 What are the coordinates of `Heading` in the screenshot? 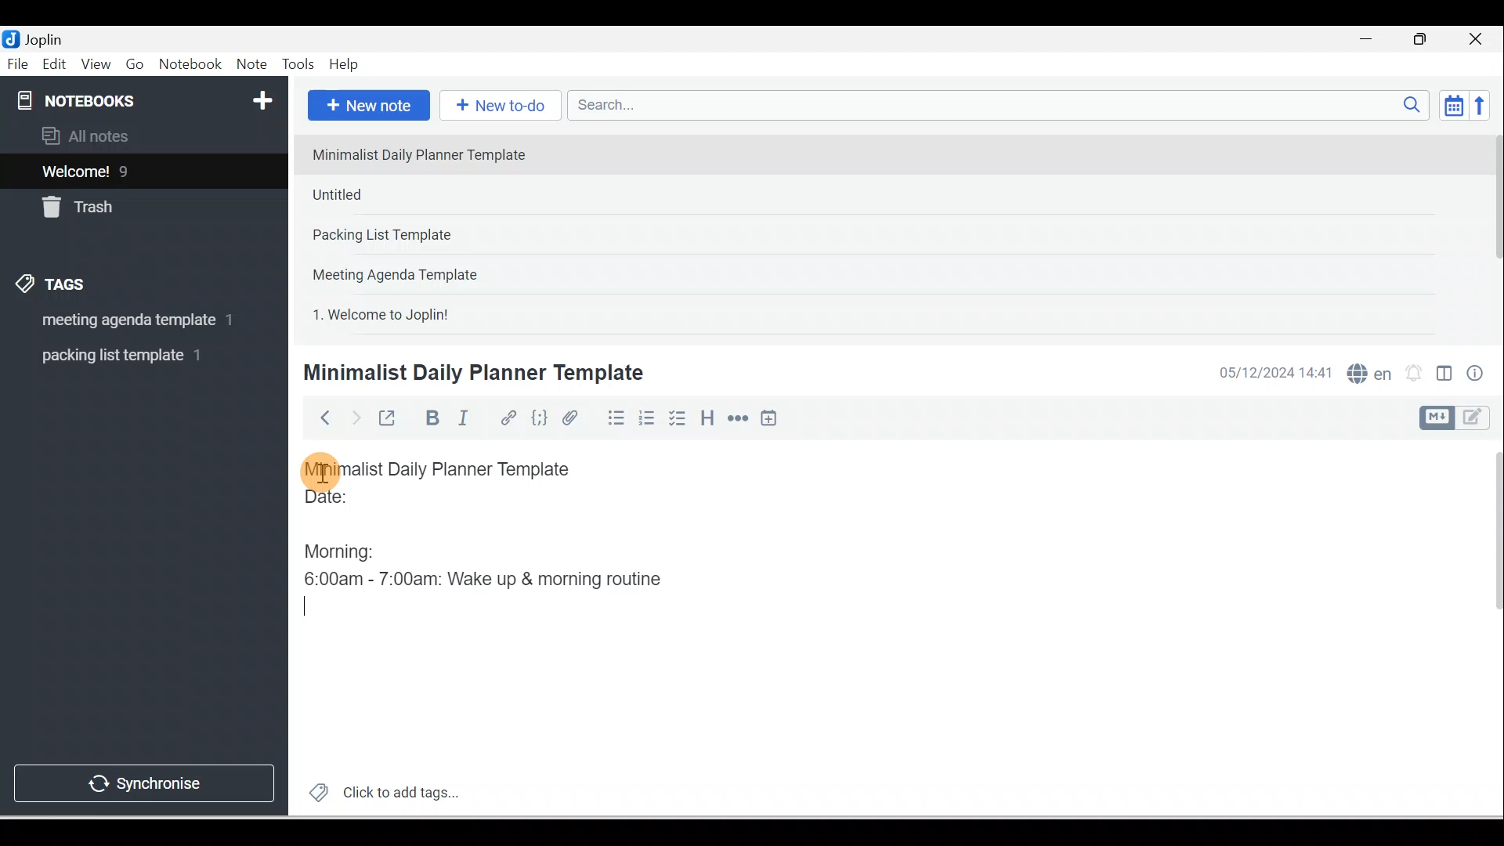 It's located at (707, 417).